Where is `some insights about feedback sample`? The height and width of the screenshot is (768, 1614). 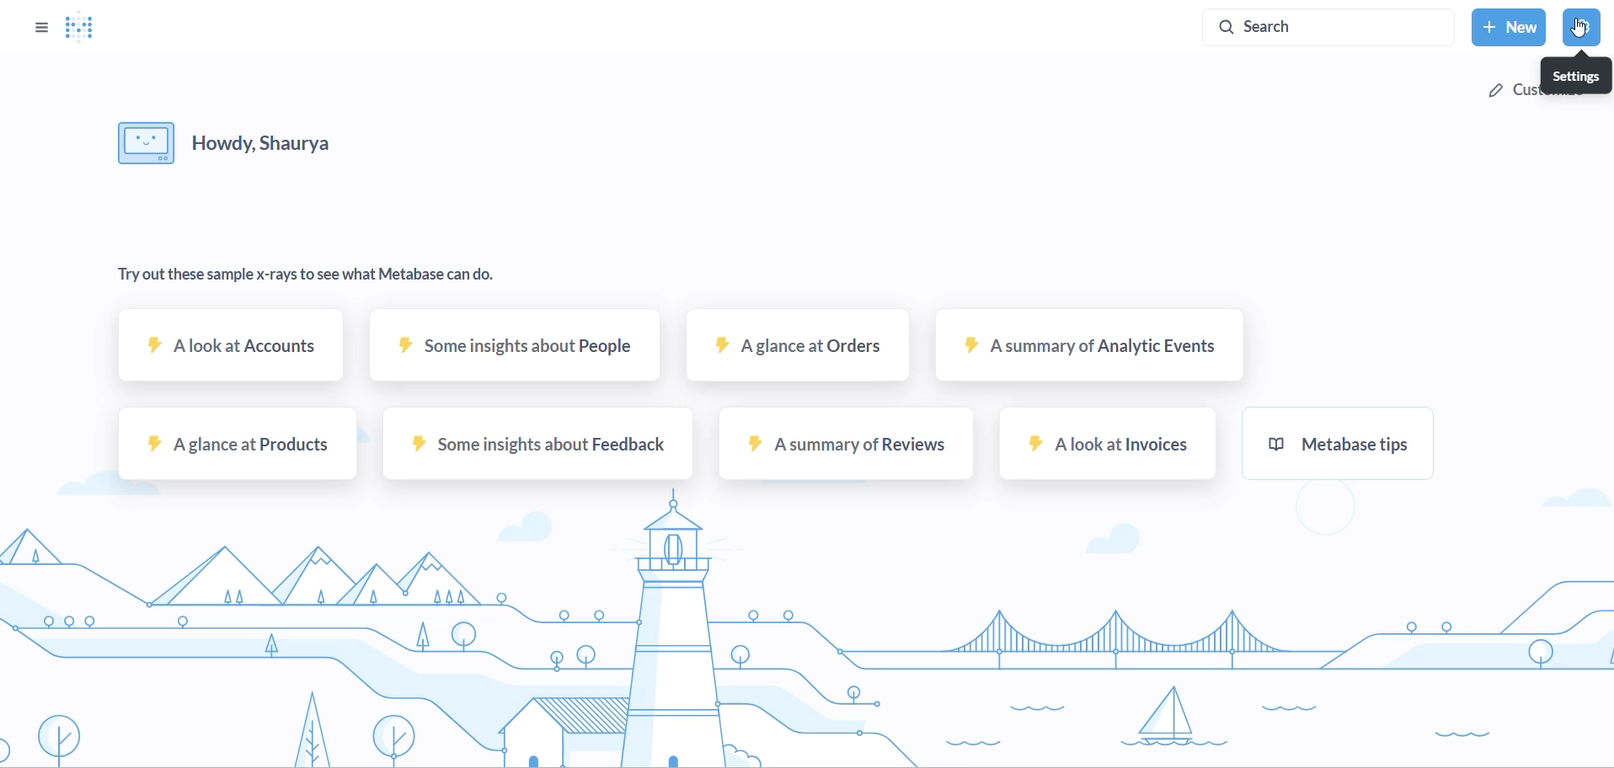 some insights about feedback sample is located at coordinates (530, 441).